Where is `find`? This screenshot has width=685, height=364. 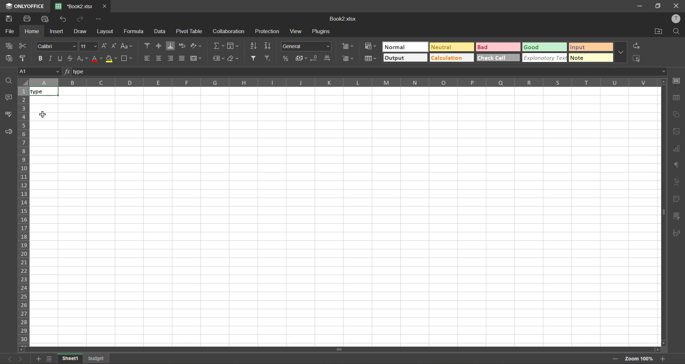 find is located at coordinates (8, 80).